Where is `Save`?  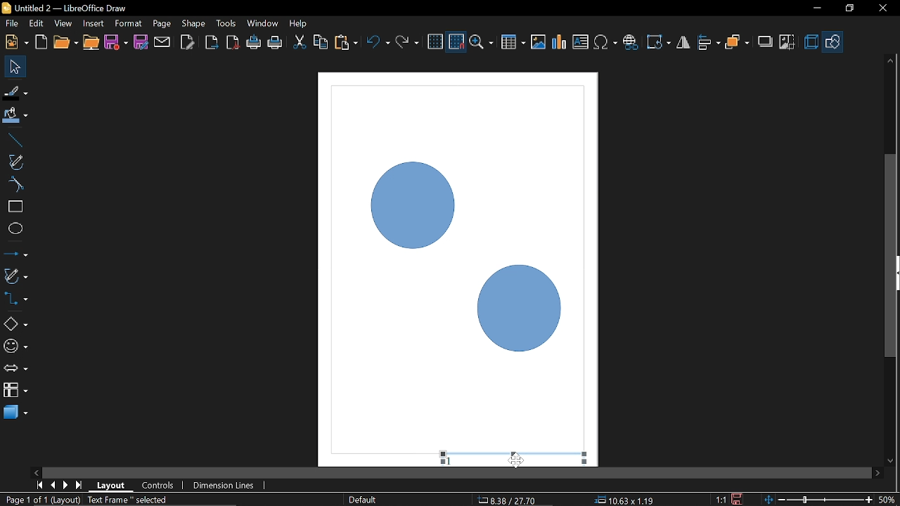 Save is located at coordinates (739, 499).